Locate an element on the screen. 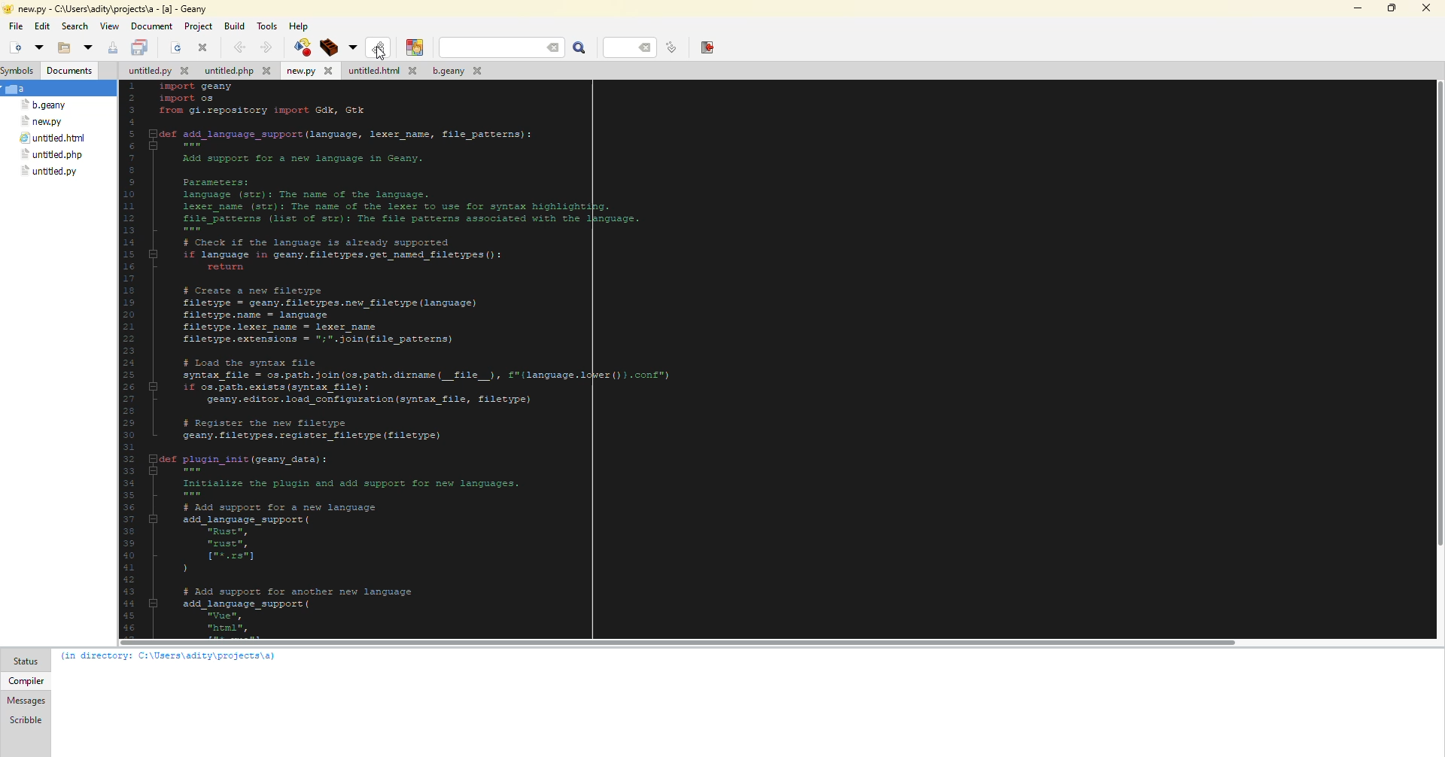  open is located at coordinates (38, 47).